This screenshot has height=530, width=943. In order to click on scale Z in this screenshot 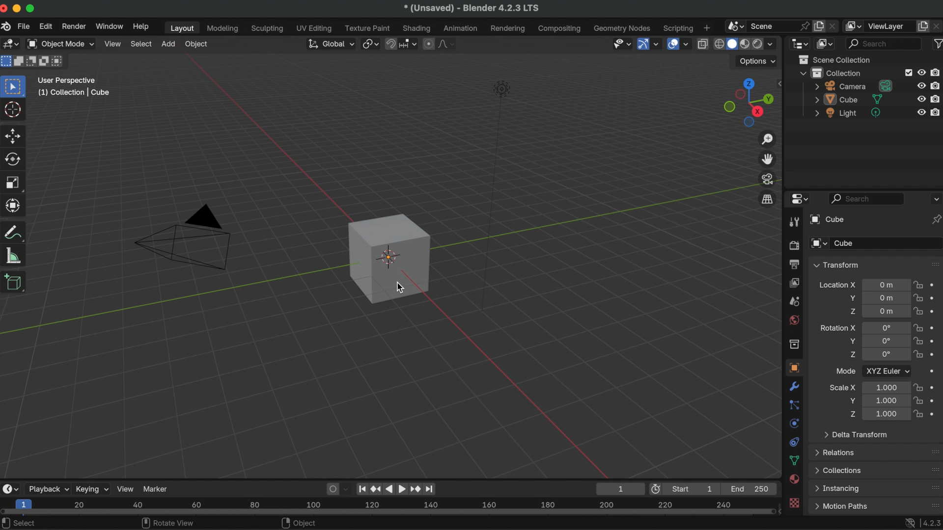, I will do `click(851, 414)`.